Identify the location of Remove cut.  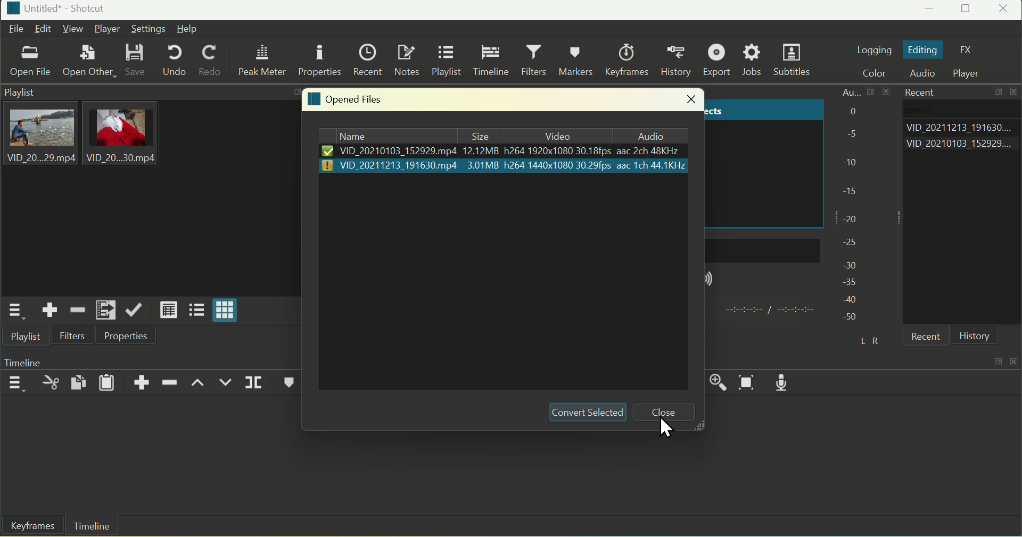
(77, 309).